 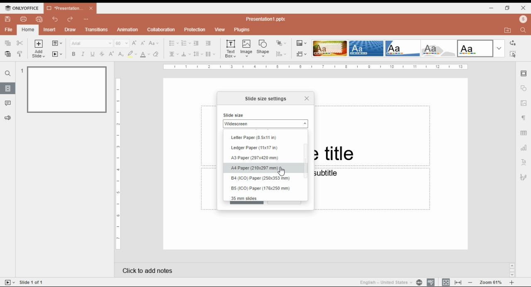 What do you see at coordinates (71, 29) in the screenshot?
I see `draw` at bounding box center [71, 29].